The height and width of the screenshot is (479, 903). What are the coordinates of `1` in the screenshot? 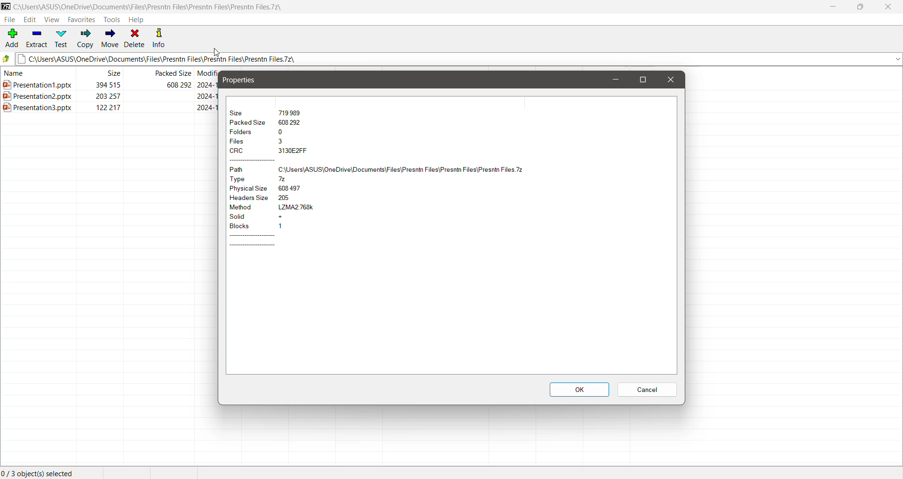 It's located at (283, 226).